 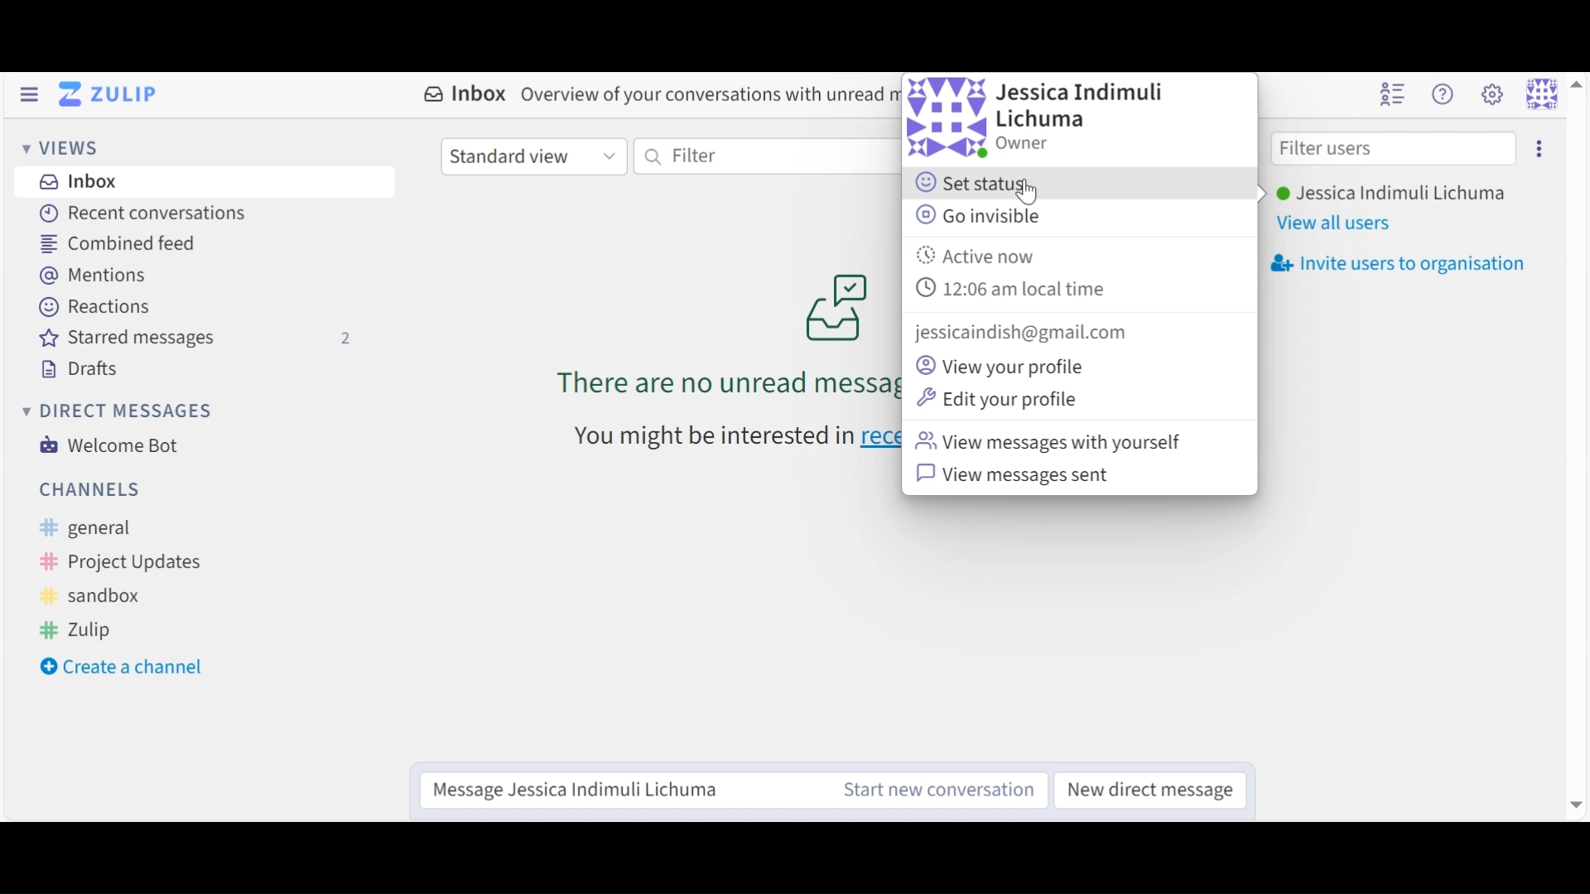 I want to click on zulip, so click(x=78, y=628).